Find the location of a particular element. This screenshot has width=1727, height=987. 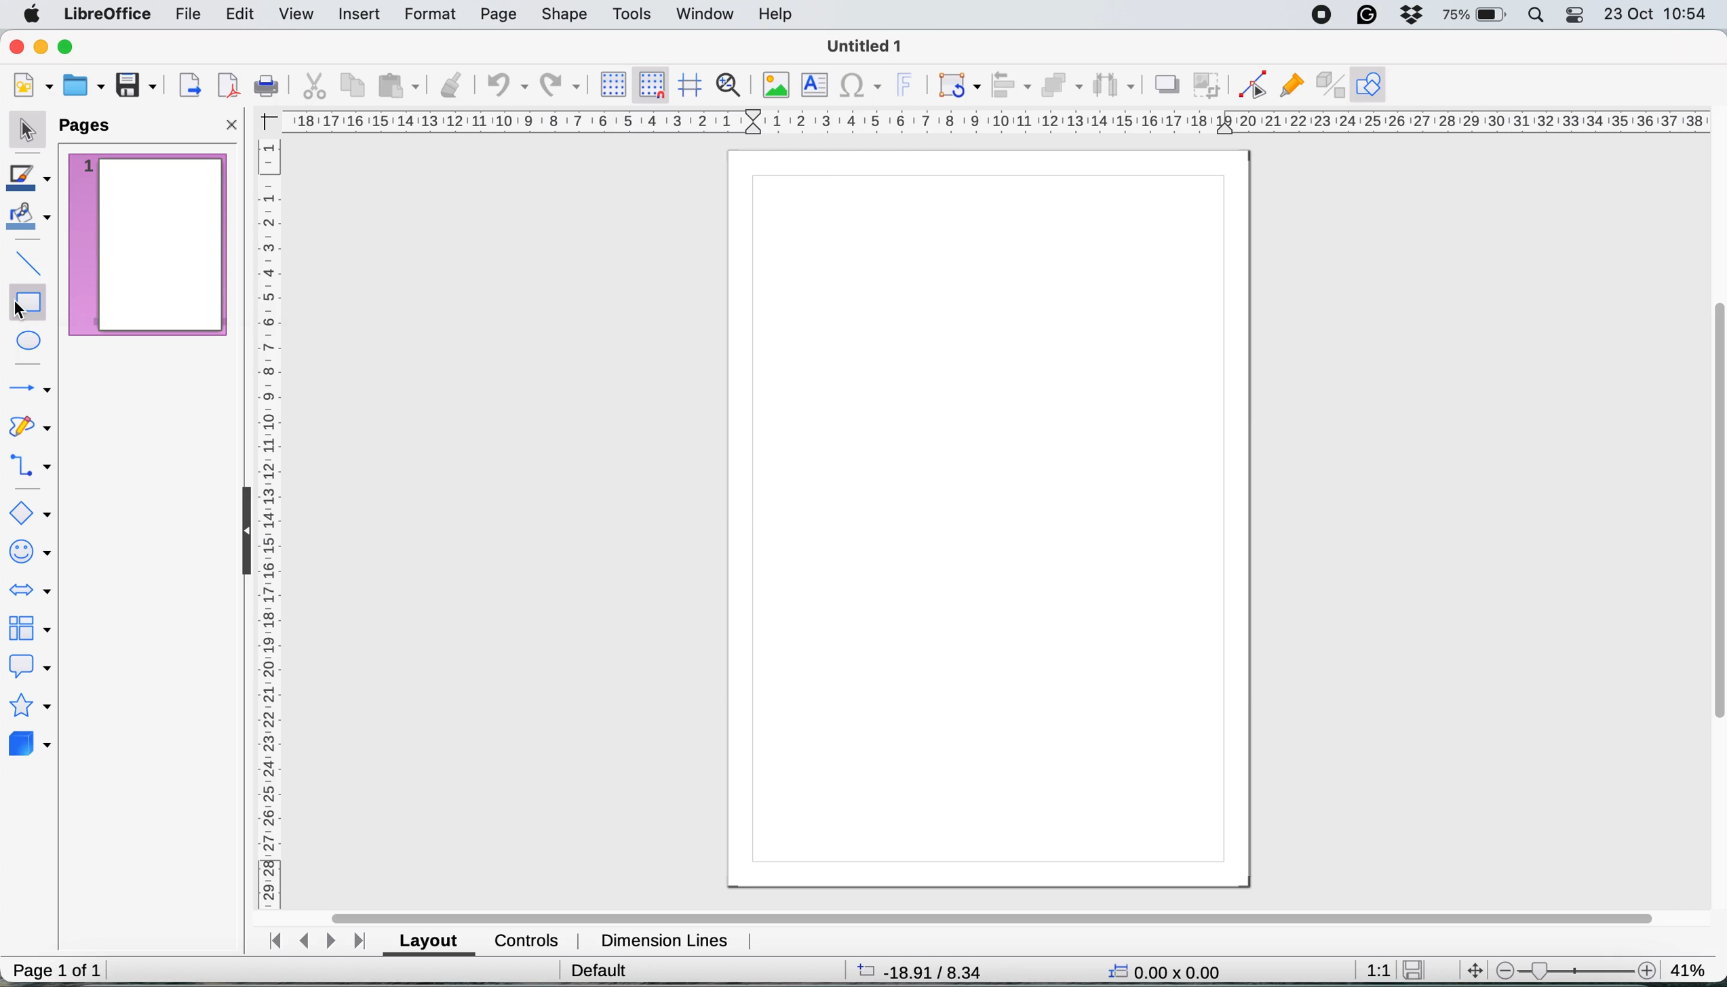

file is located at coordinates (185, 15).